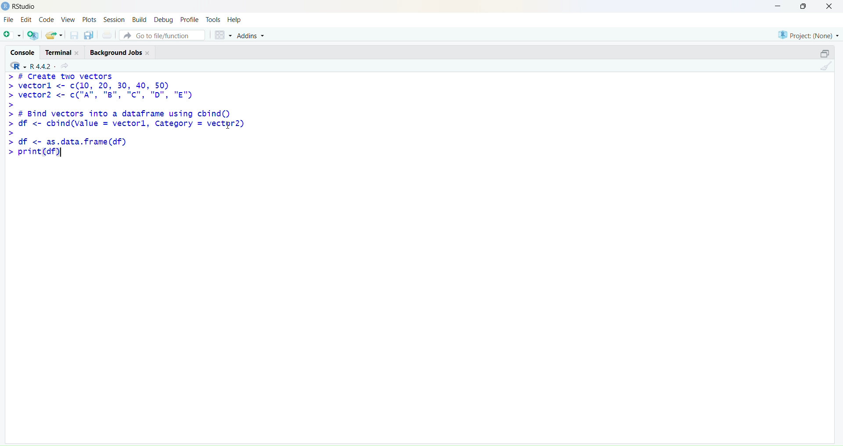 This screenshot has height=446, width=843. I want to click on File, so click(10, 19).